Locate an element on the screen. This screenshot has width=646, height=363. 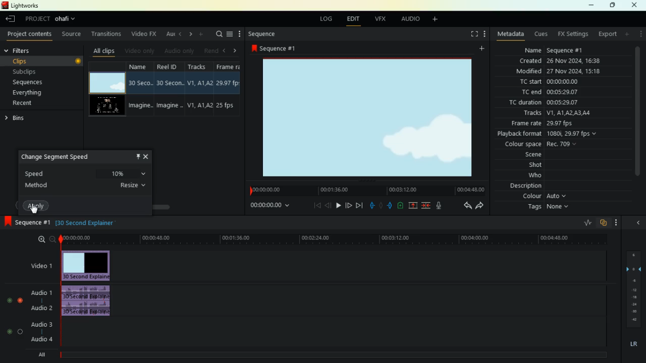
close is located at coordinates (638, 222).